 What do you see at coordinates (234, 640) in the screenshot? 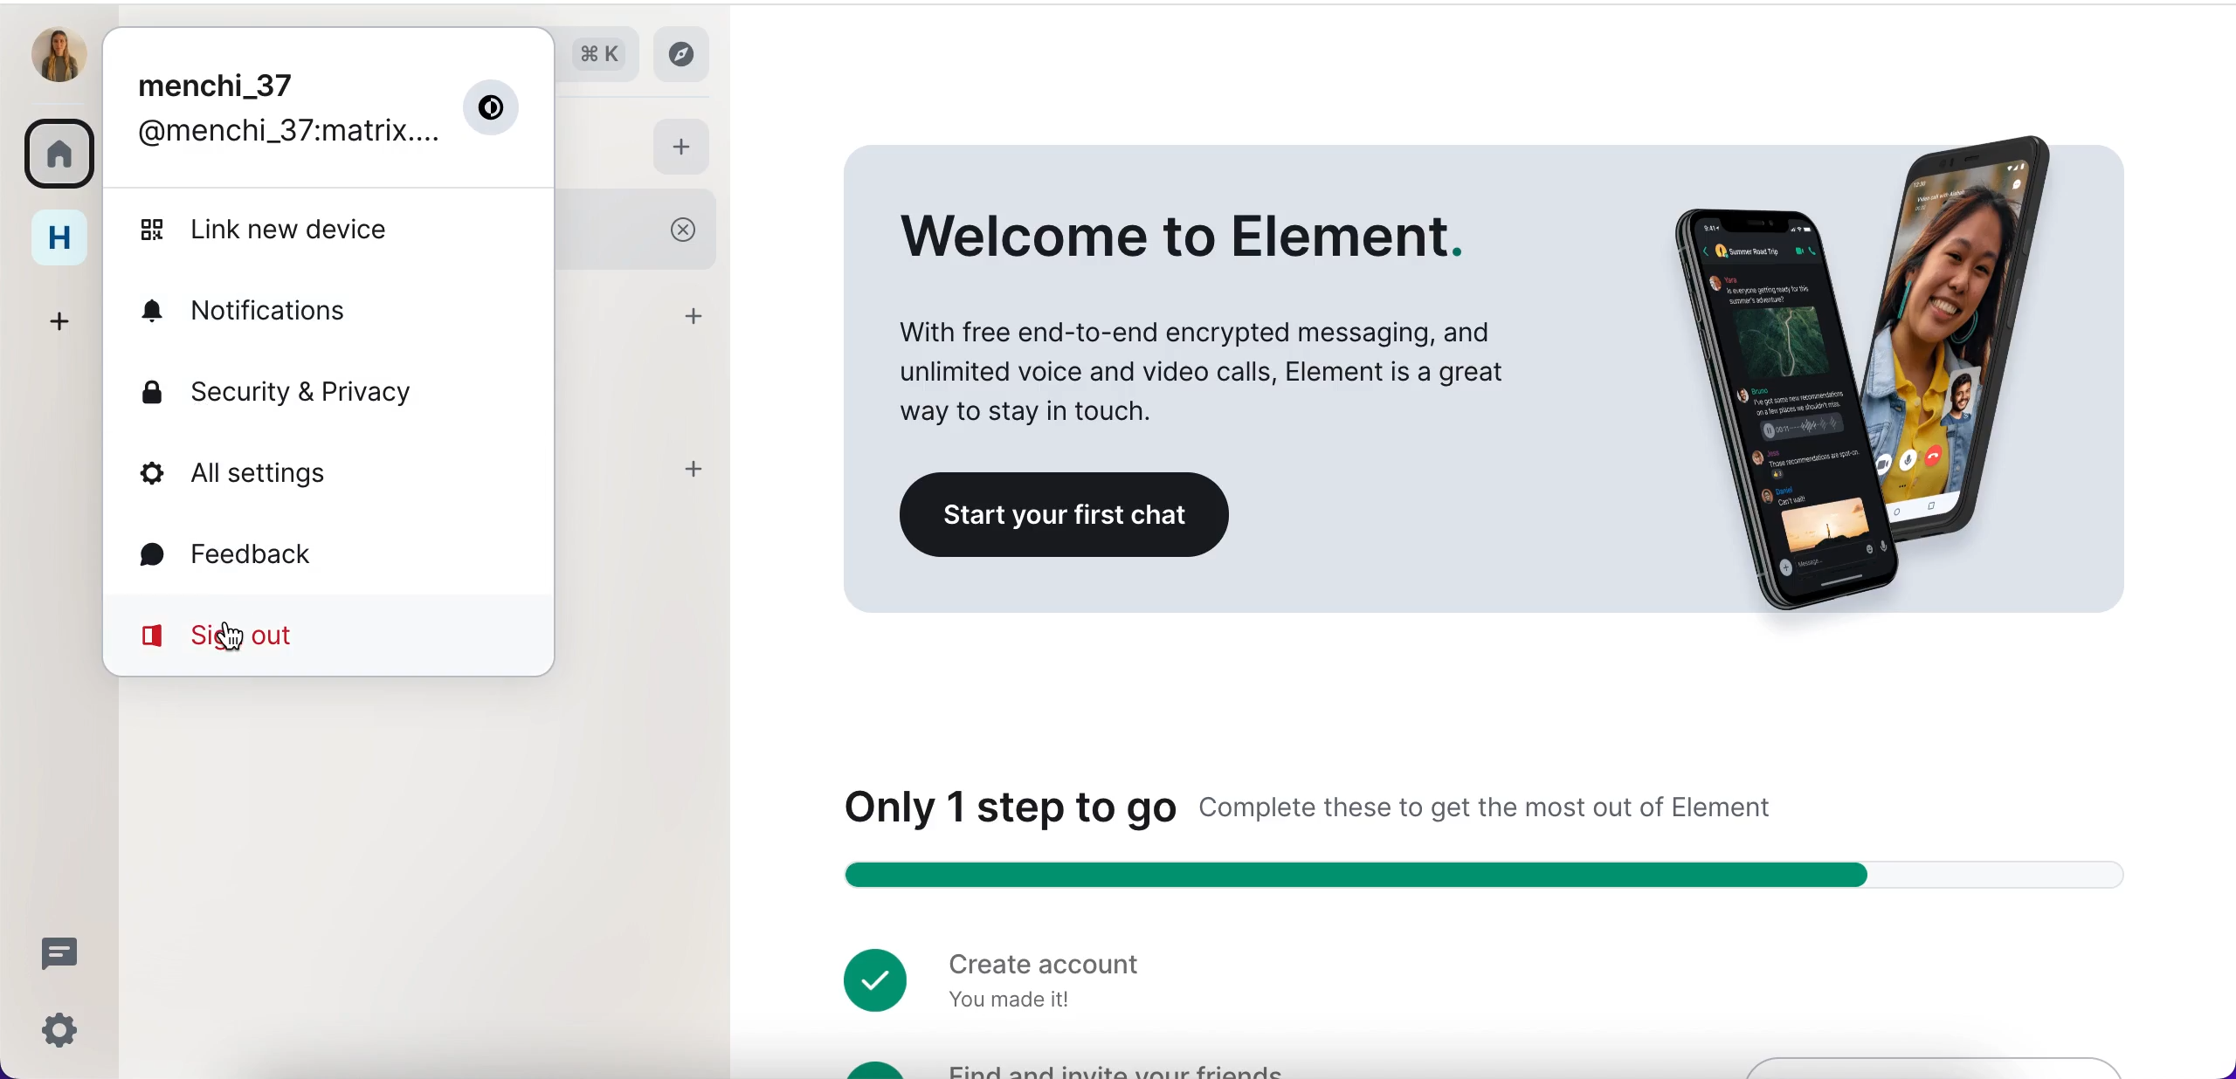
I see `cursor on sign out` at bounding box center [234, 640].